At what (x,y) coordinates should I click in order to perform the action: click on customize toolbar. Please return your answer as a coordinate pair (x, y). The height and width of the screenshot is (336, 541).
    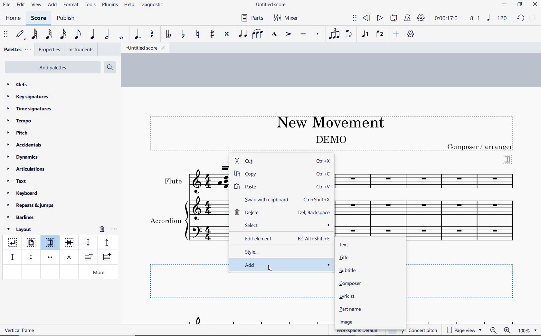
    Looking at the image, I should click on (411, 34).